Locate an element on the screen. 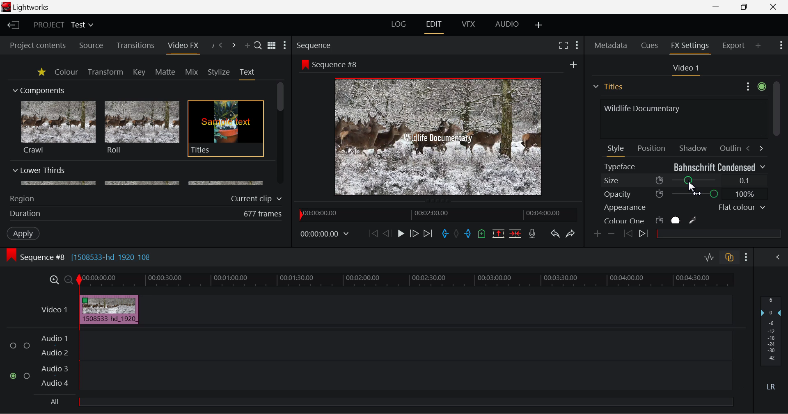 The width and height of the screenshot is (788, 414). VFX Layout is located at coordinates (468, 24).